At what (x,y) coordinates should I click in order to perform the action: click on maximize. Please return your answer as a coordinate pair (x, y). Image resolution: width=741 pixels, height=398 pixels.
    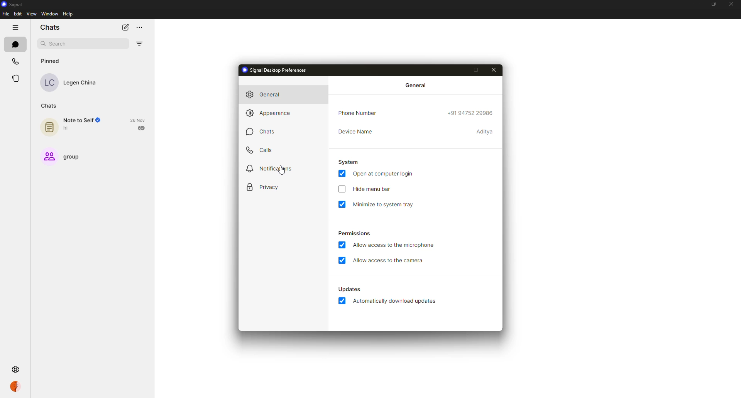
    Looking at the image, I should click on (479, 71).